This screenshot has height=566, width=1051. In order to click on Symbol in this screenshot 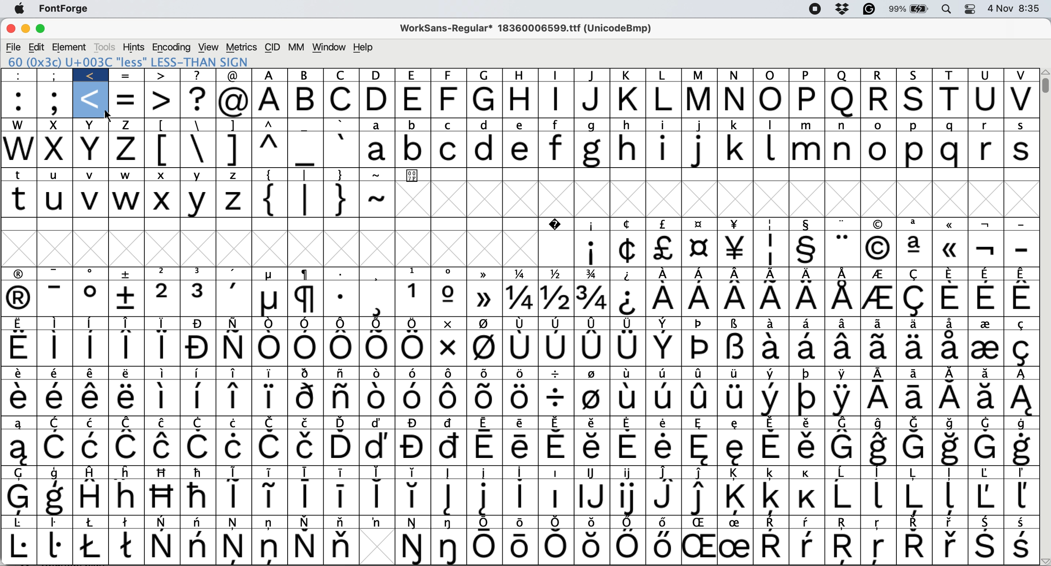, I will do `click(913, 275)`.